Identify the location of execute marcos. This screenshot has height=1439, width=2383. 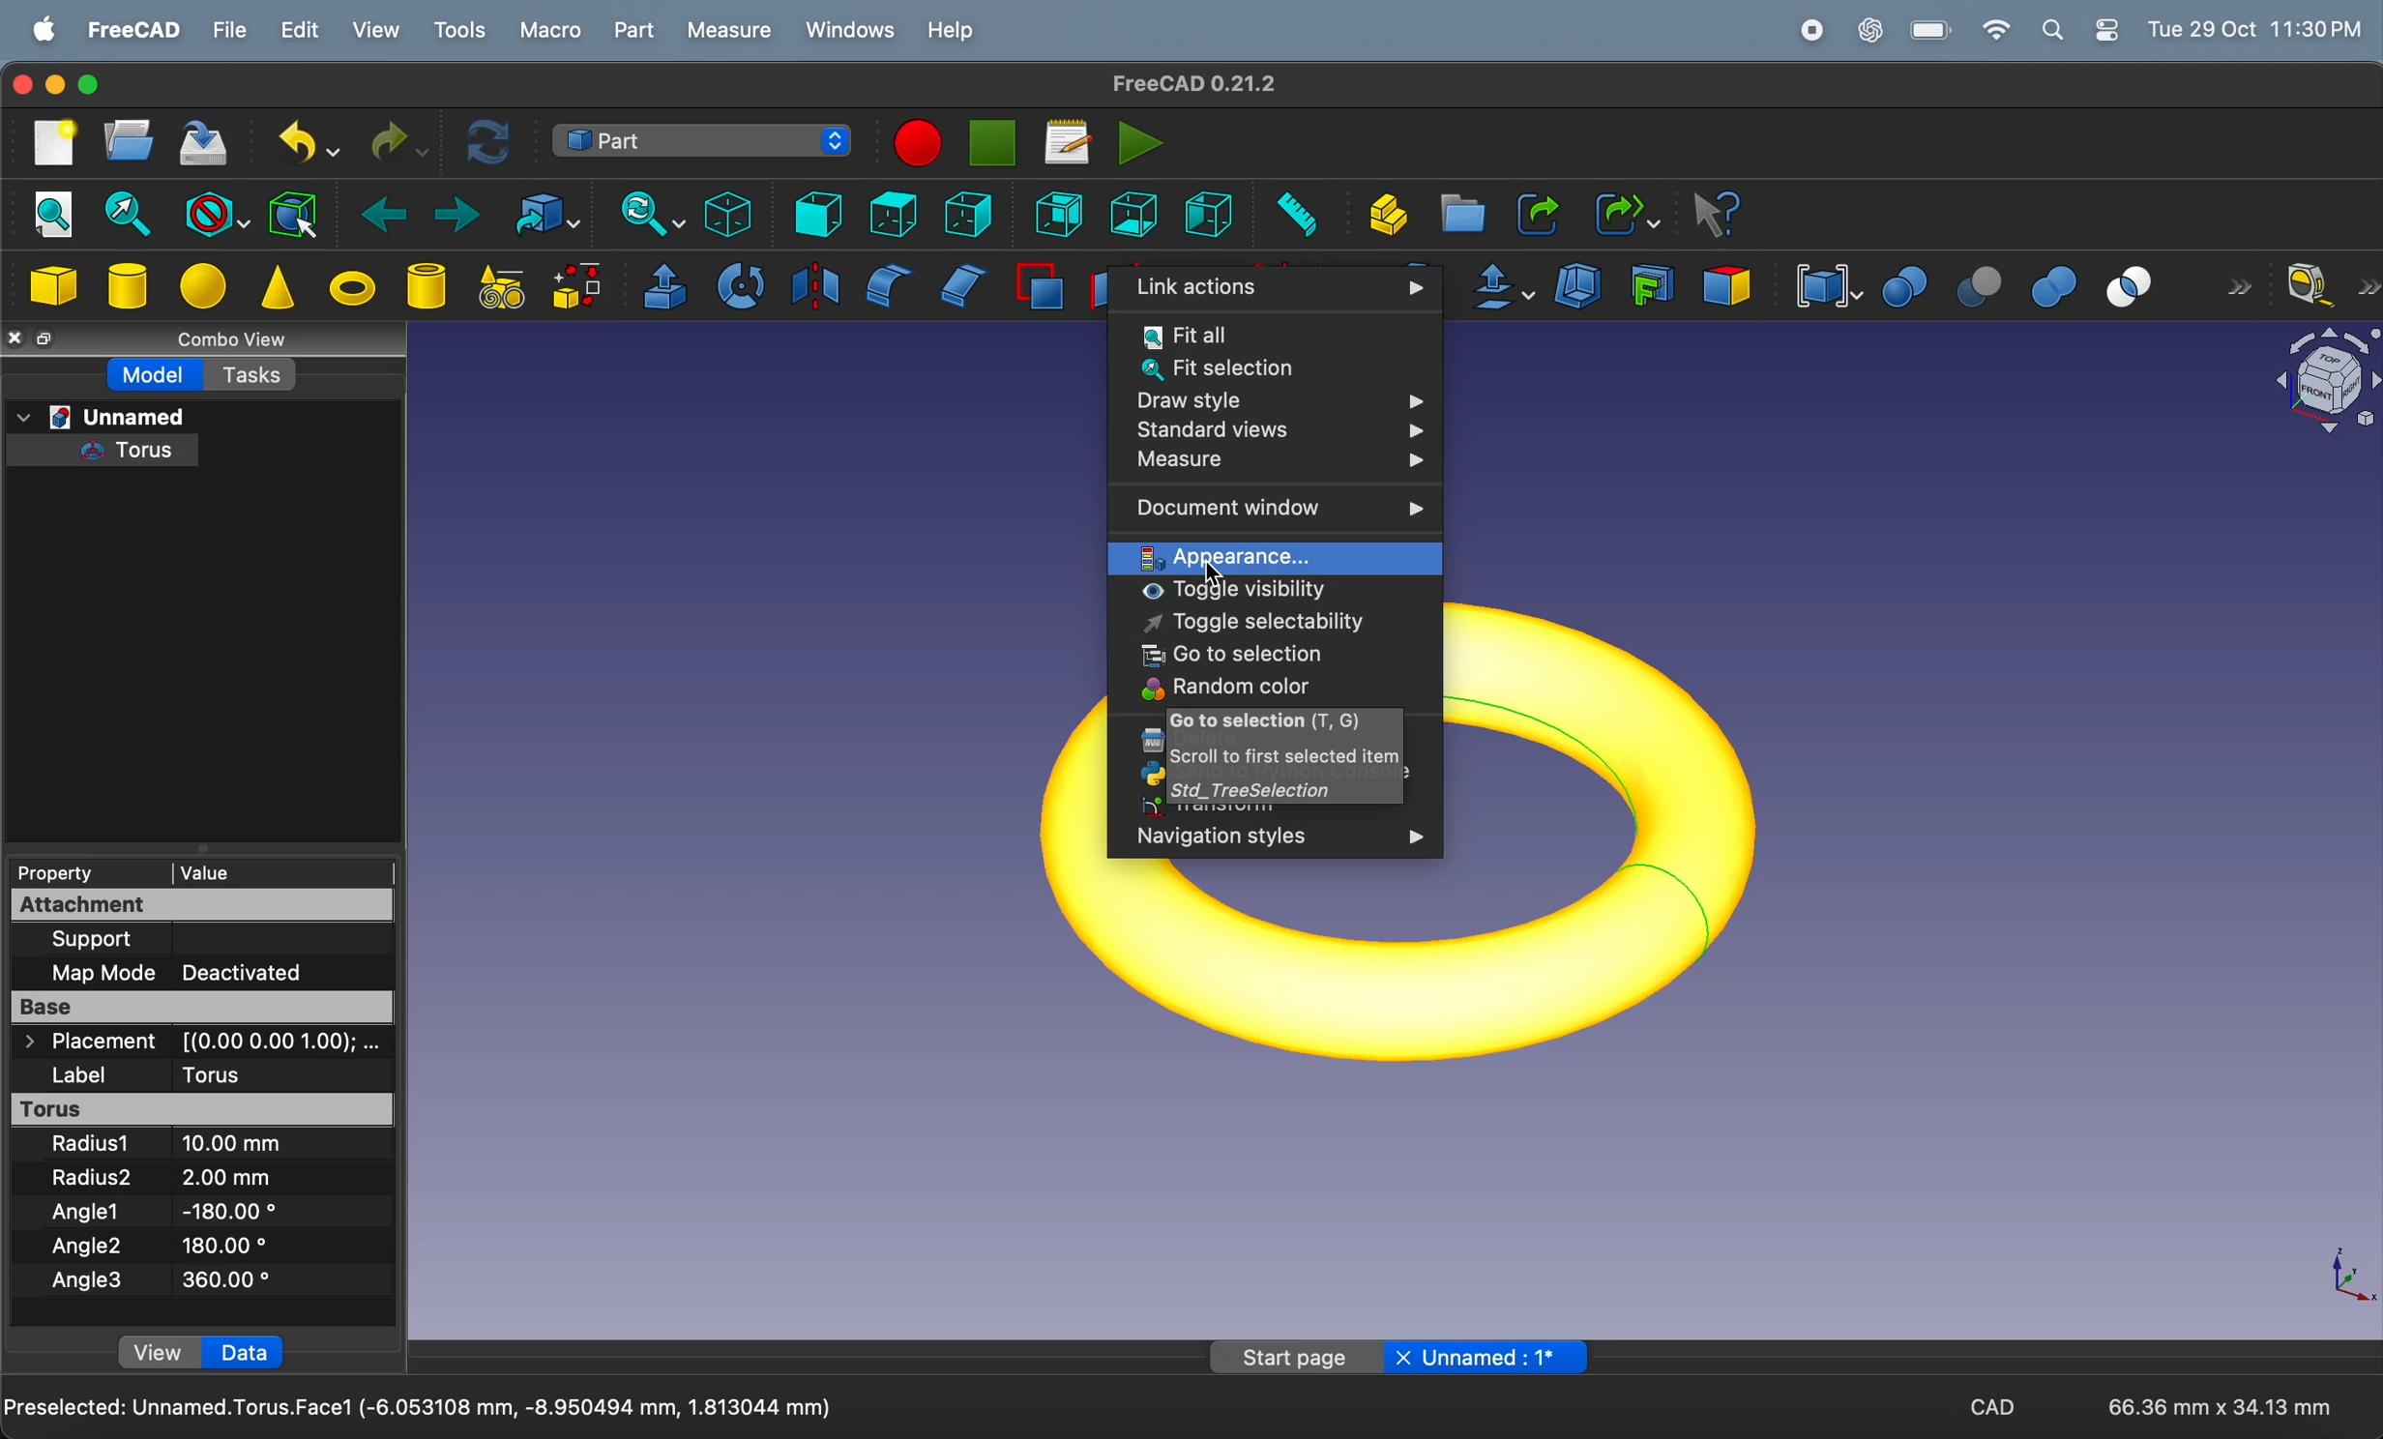
(1141, 141).